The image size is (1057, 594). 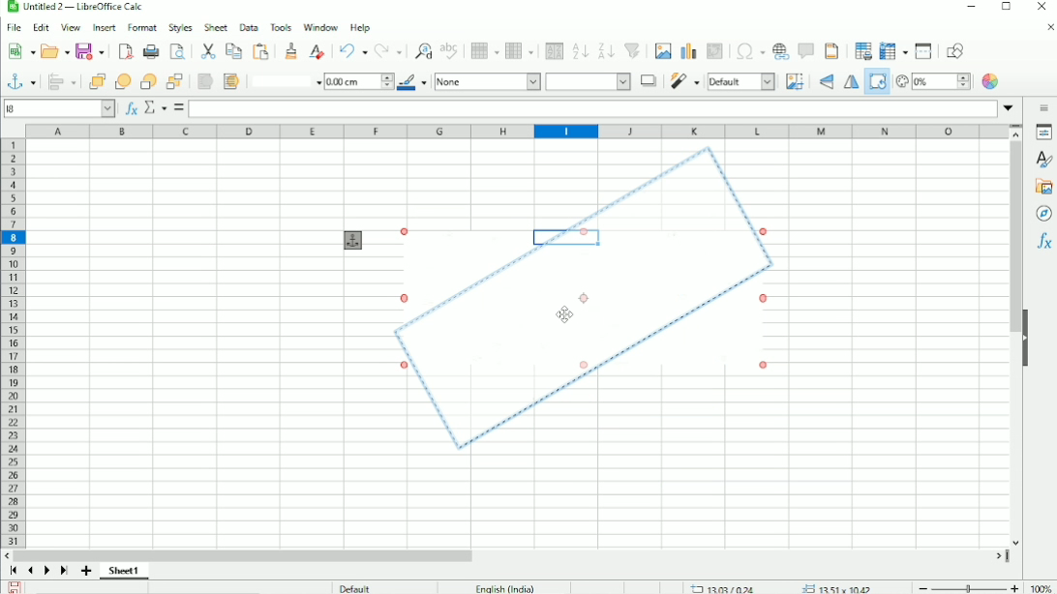 What do you see at coordinates (955, 50) in the screenshot?
I see `Show draw functions` at bounding box center [955, 50].